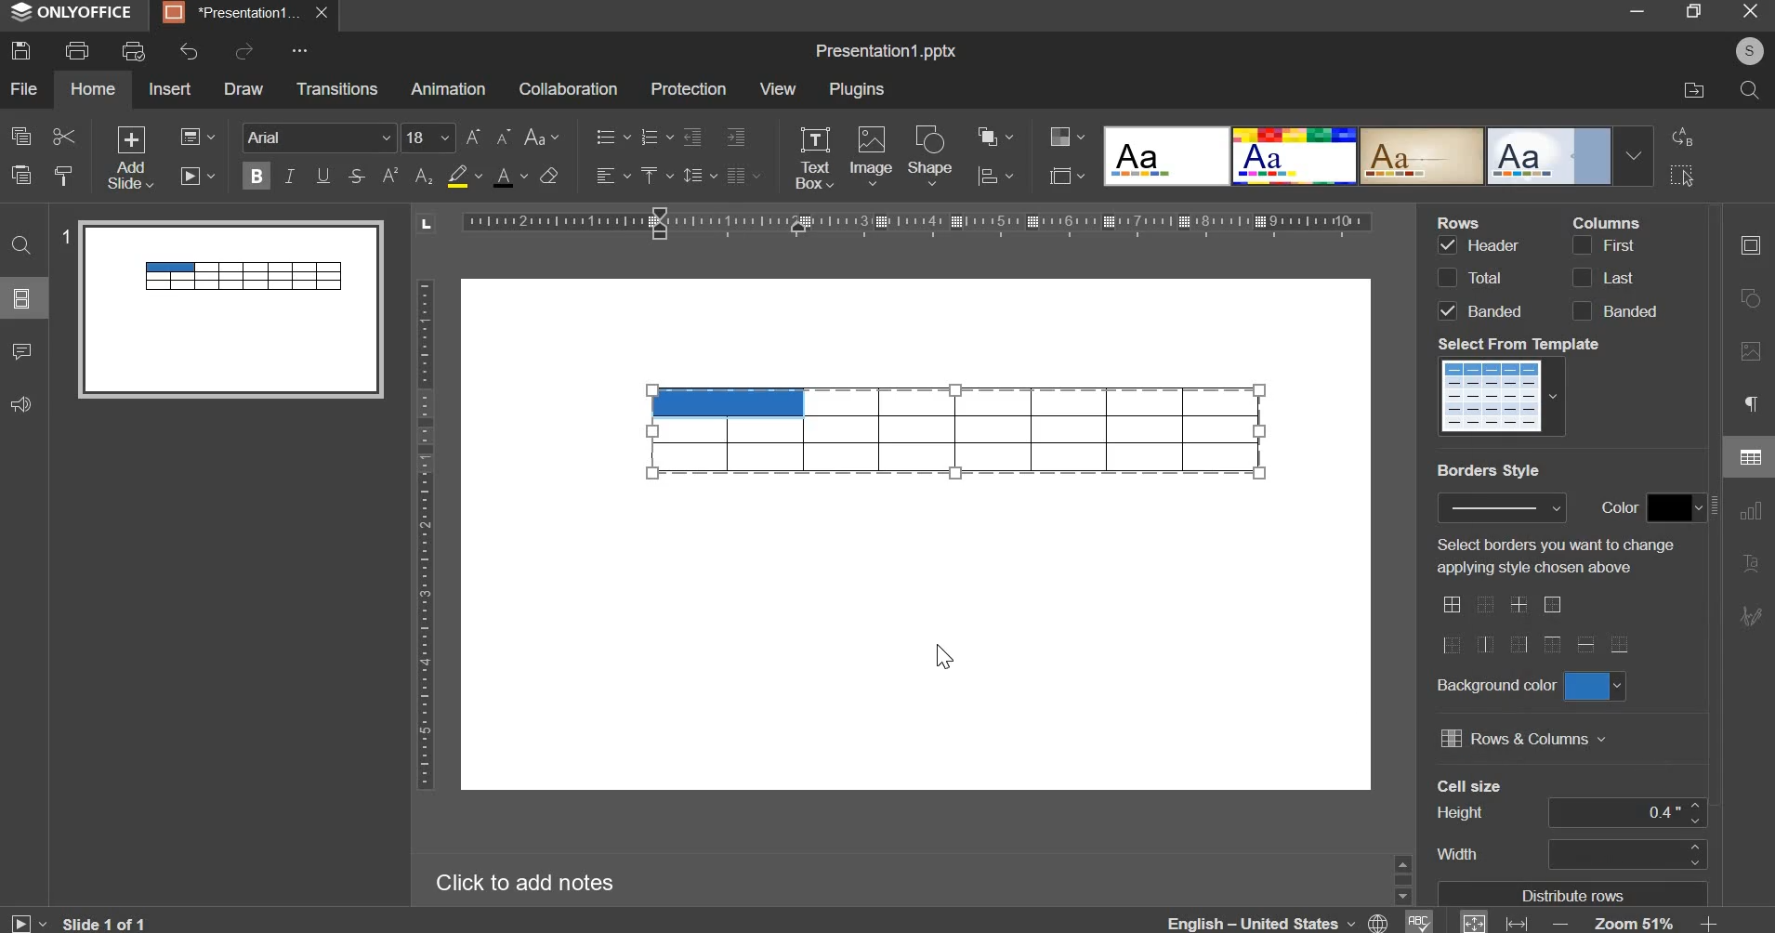 The image size is (1775, 933). I want to click on Column, so click(1606, 221).